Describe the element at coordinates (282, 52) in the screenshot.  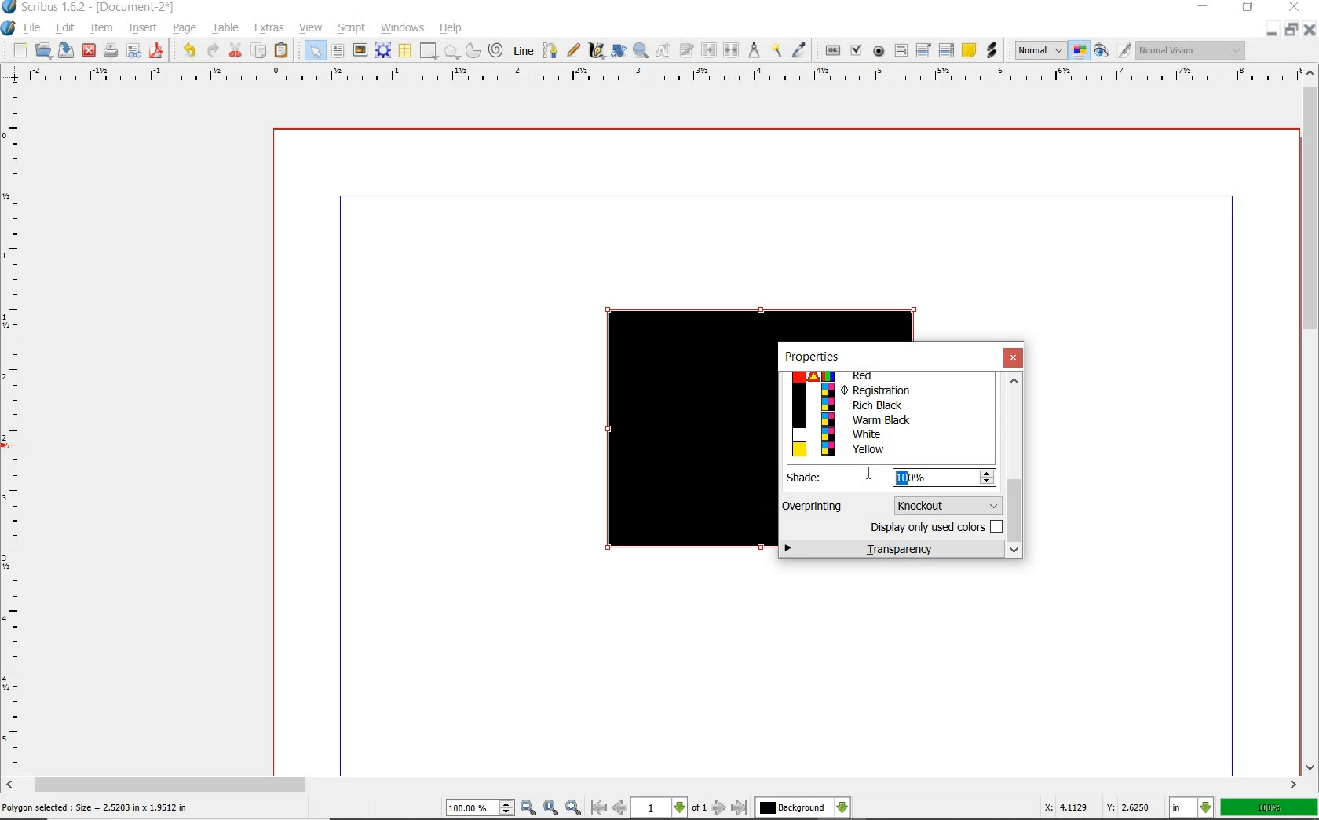
I see `paste` at that location.